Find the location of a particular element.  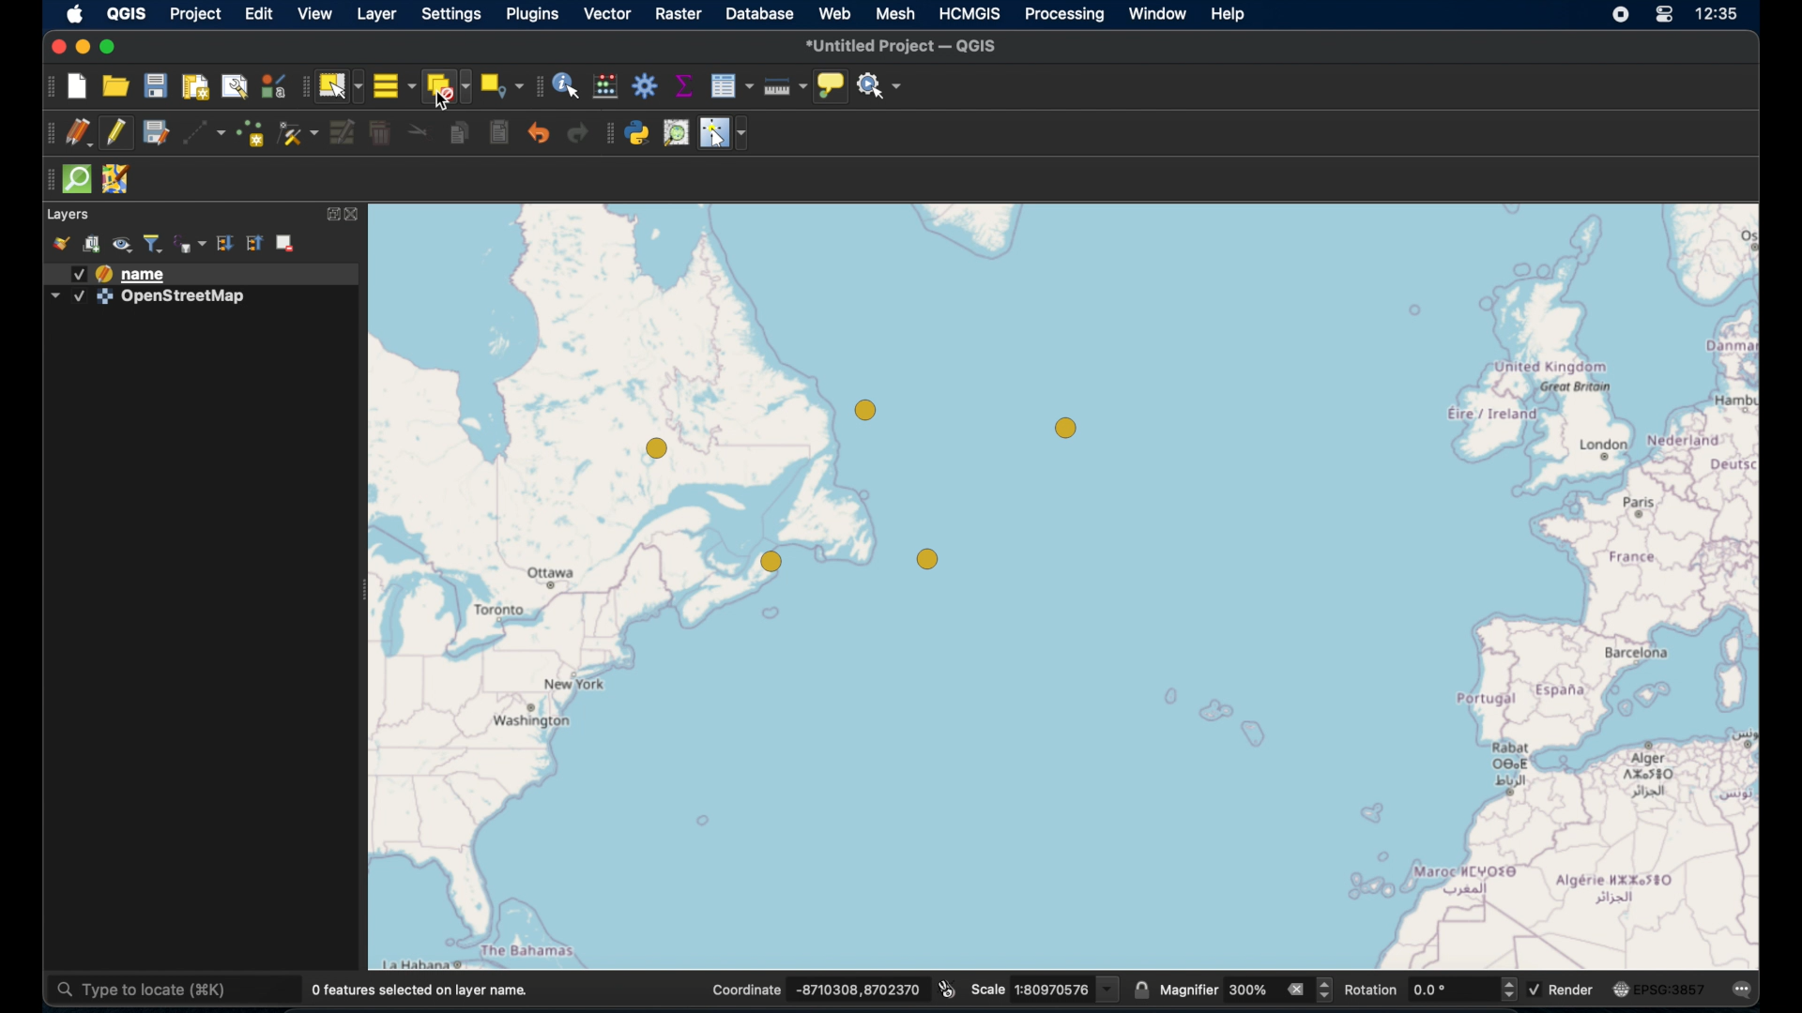

toggle extents and display mouse position  is located at coordinates (946, 988).